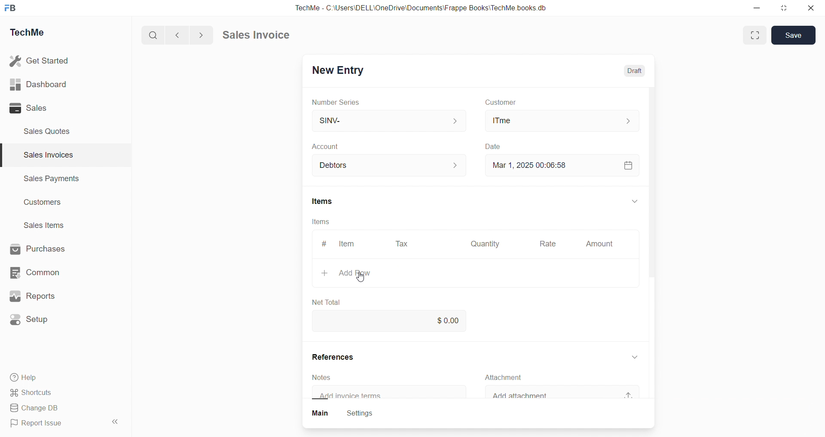  I want to click on Sales Invoice, so click(260, 36).